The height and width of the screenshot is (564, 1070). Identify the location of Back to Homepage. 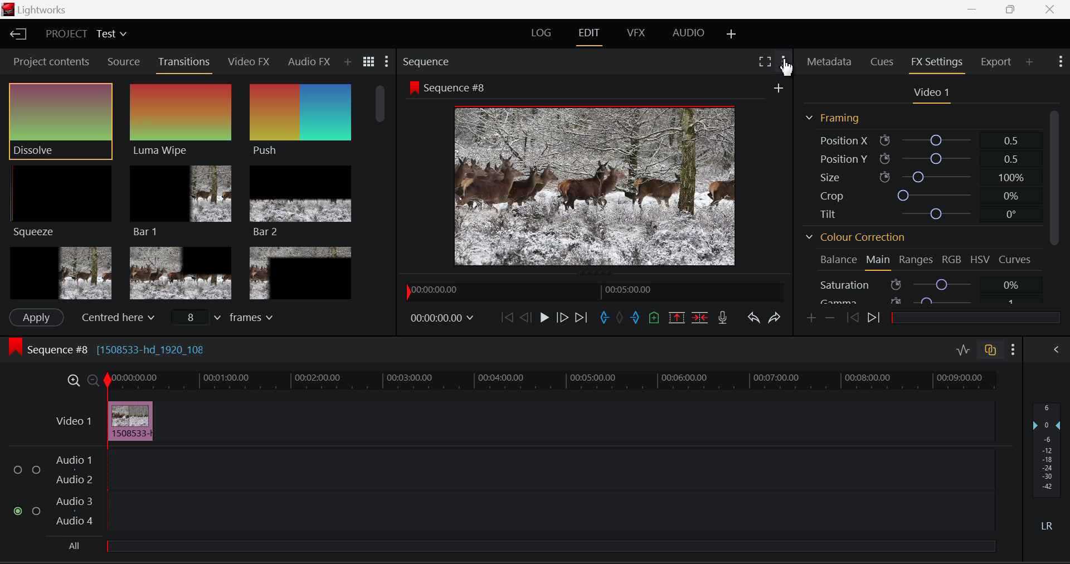
(21, 35).